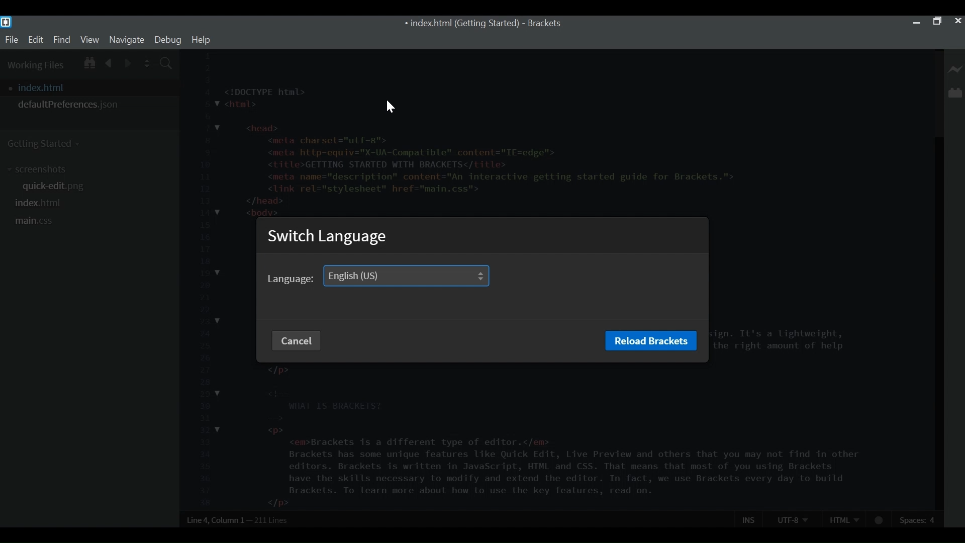  What do you see at coordinates (955, 93) in the screenshot?
I see `Manage Extensions` at bounding box center [955, 93].